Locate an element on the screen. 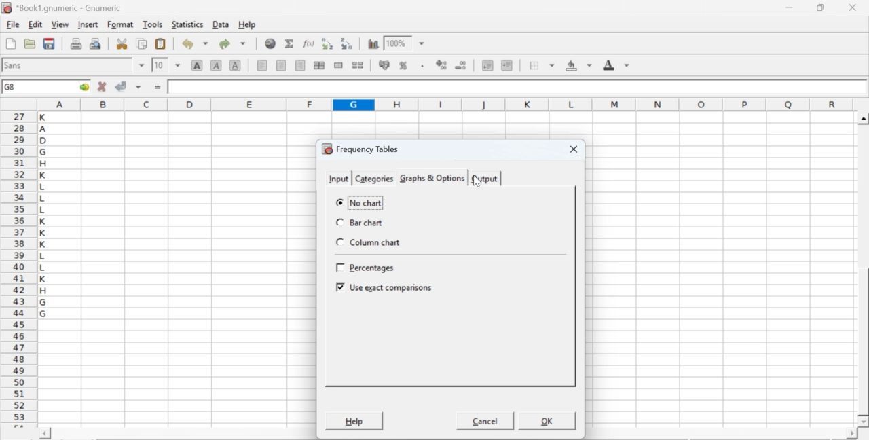 This screenshot has height=440, width=869. edit function in current cell is located at coordinates (310, 43).